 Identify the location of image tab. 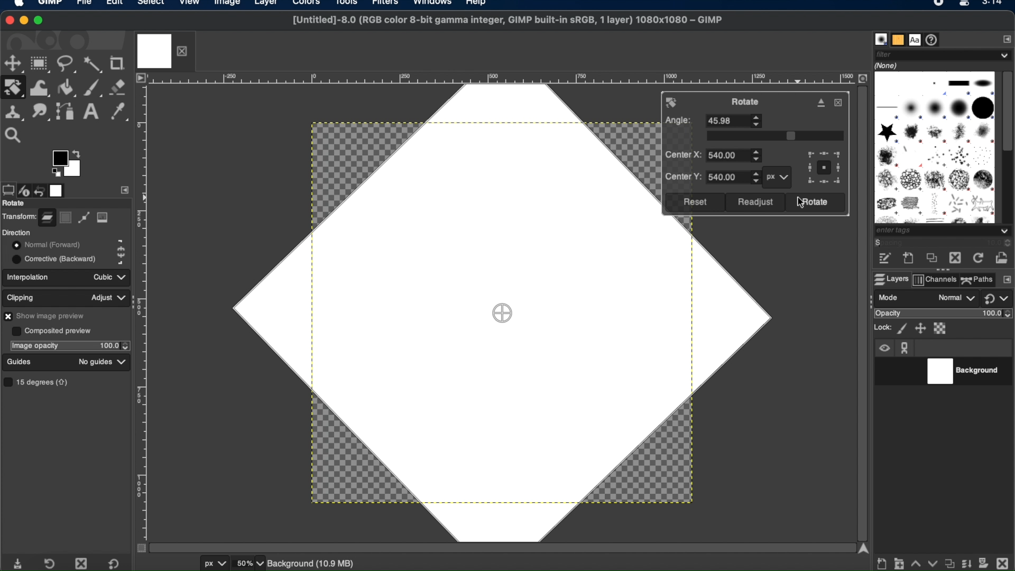
(154, 50).